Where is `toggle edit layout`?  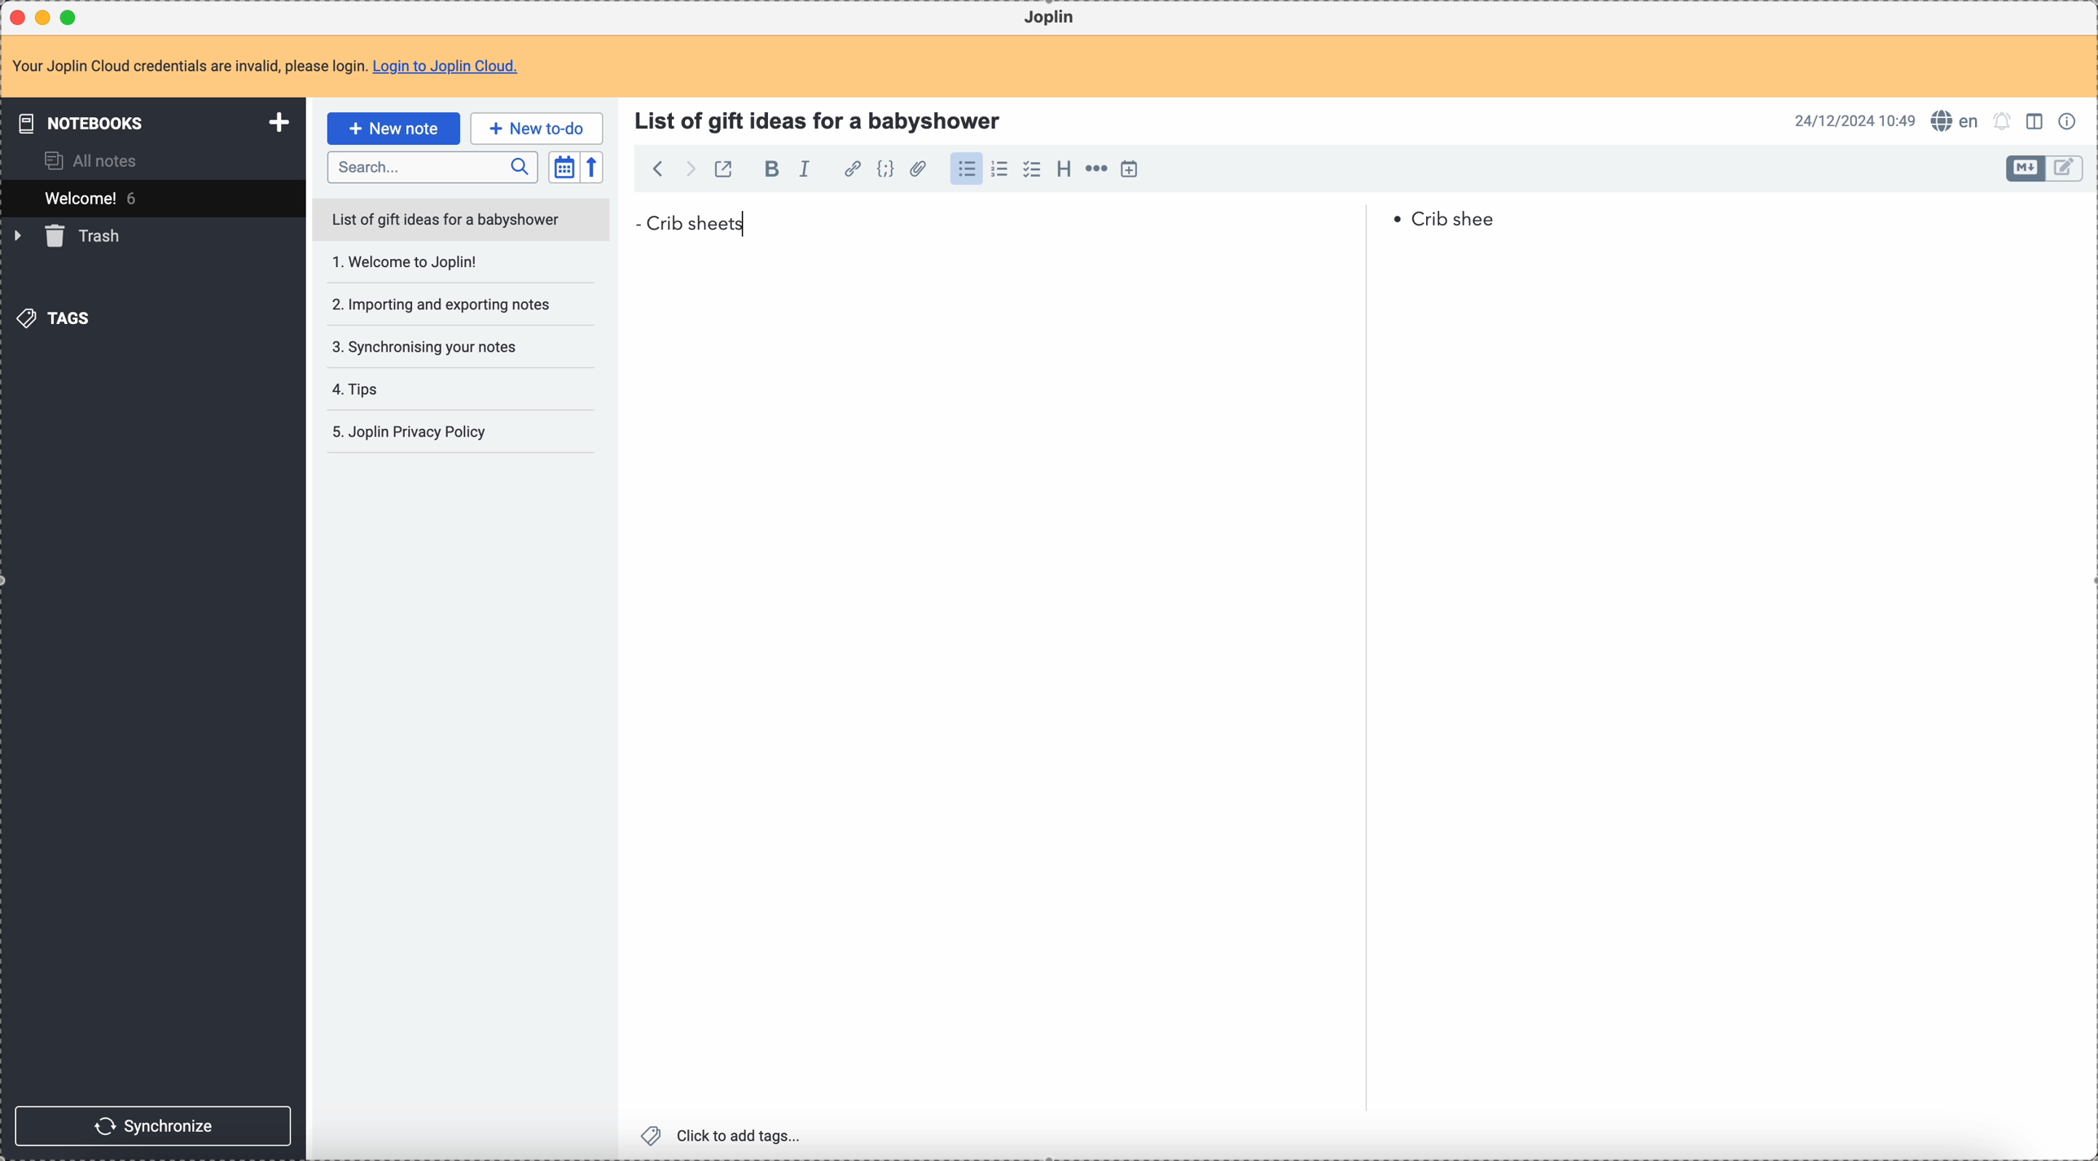
toggle edit layout is located at coordinates (2025, 169).